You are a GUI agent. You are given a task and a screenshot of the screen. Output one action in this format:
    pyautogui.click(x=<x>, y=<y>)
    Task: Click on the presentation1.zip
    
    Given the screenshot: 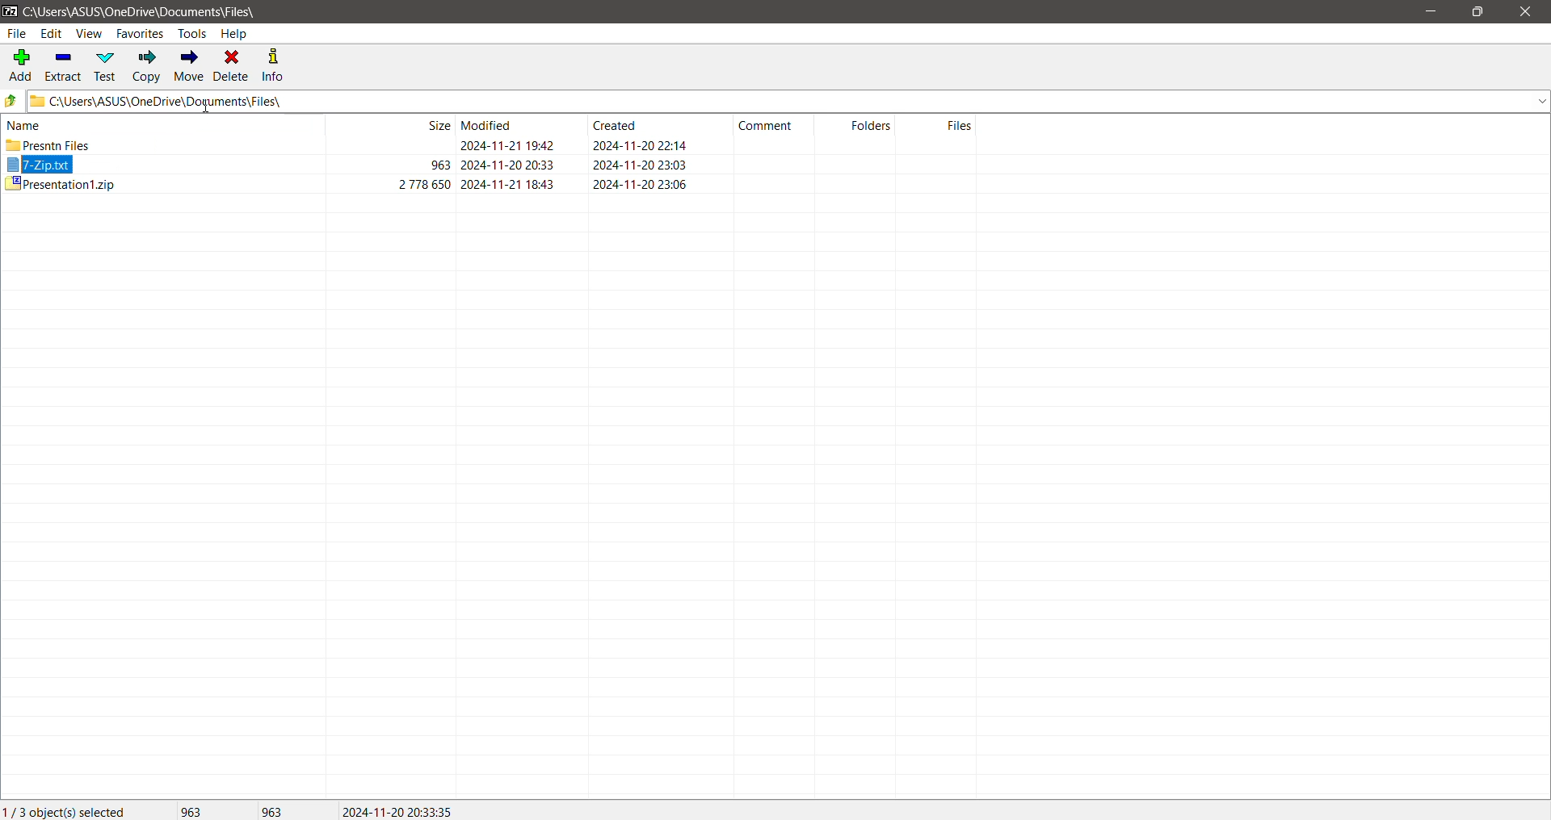 What is the action you would take?
    pyautogui.click(x=61, y=183)
    